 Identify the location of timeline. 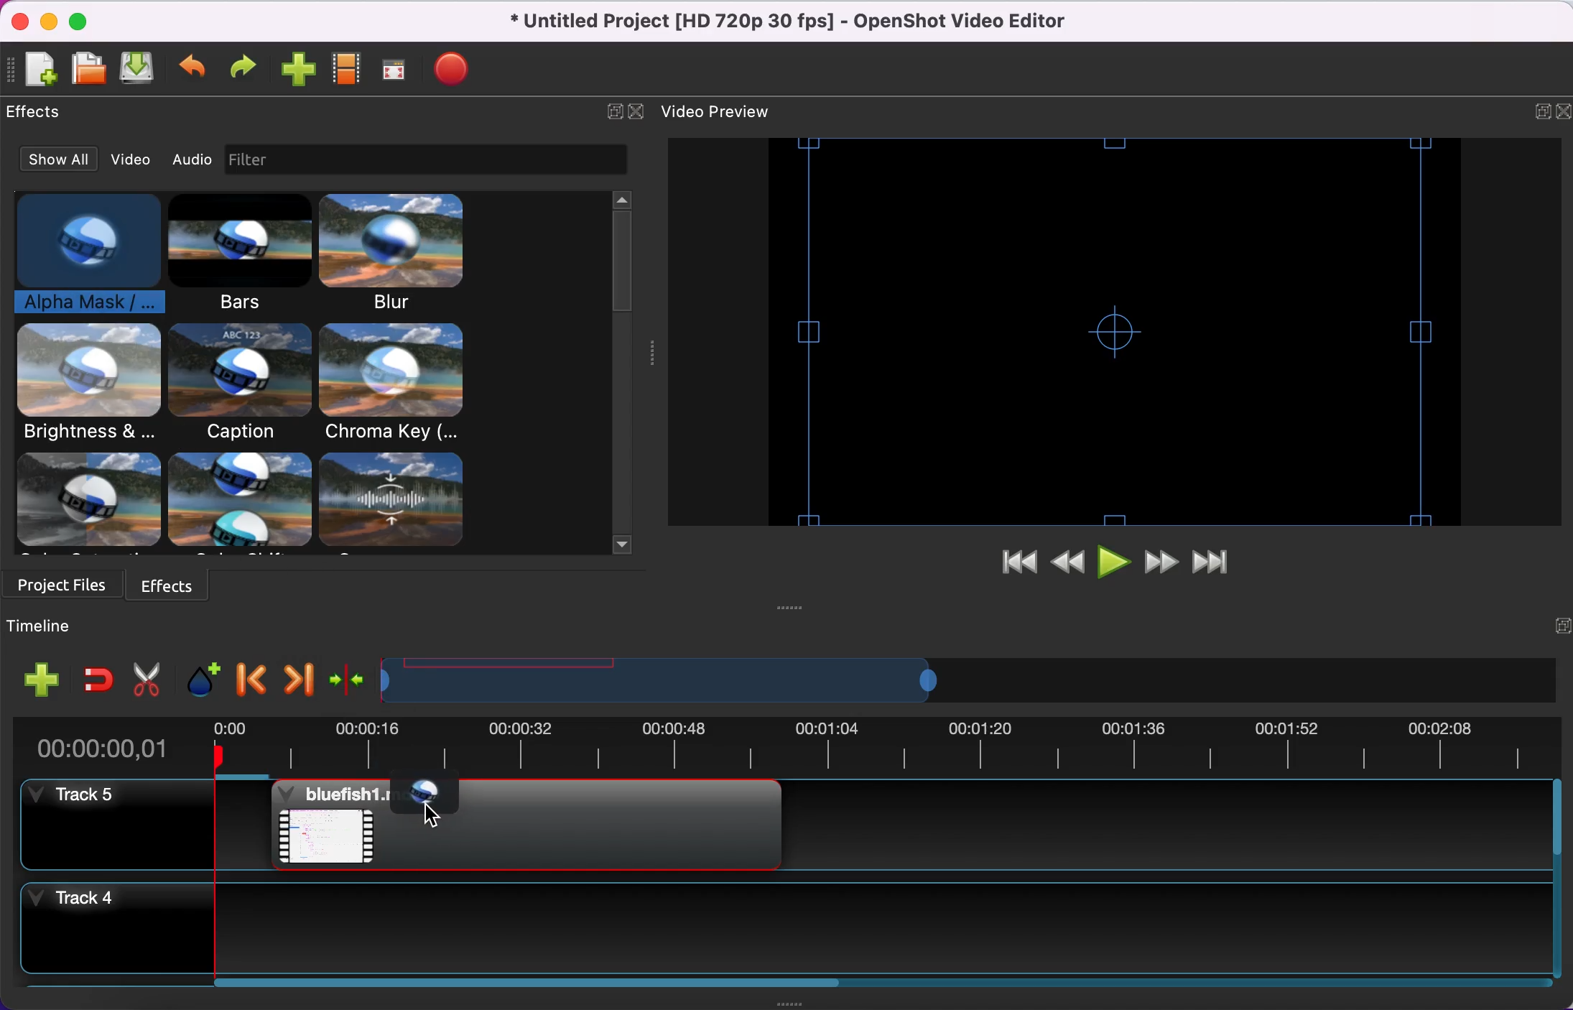
(945, 681).